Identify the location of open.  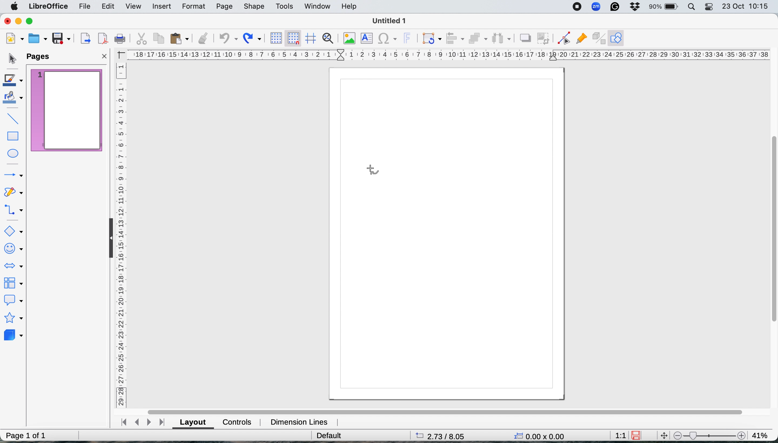
(38, 38).